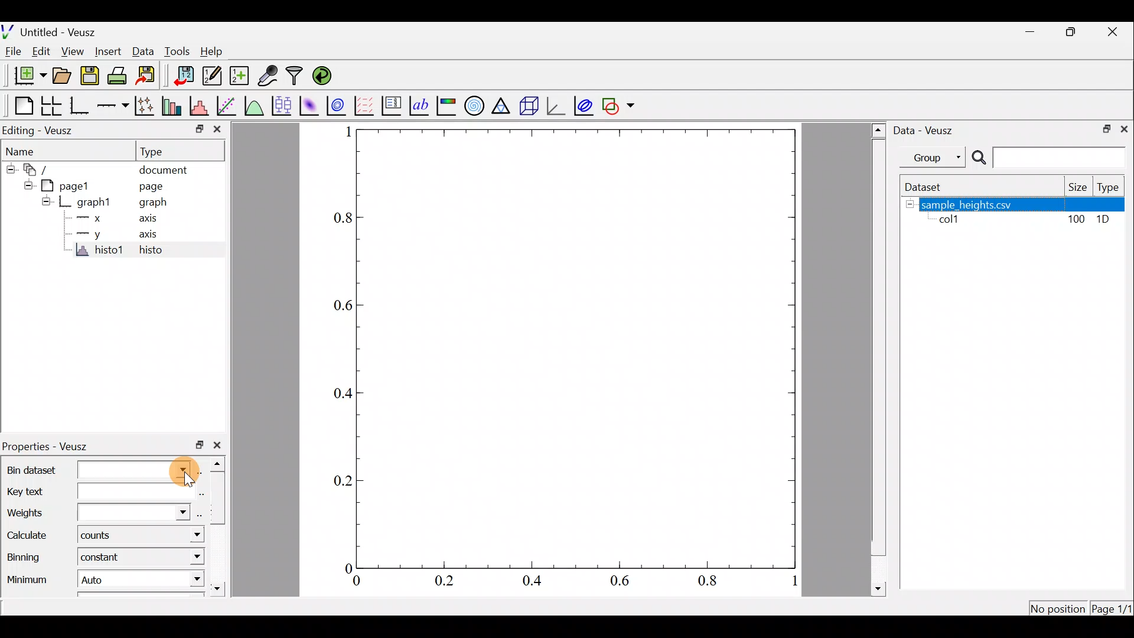 Image resolution: width=1134 pixels, height=638 pixels. I want to click on minimum dropdown, so click(184, 580).